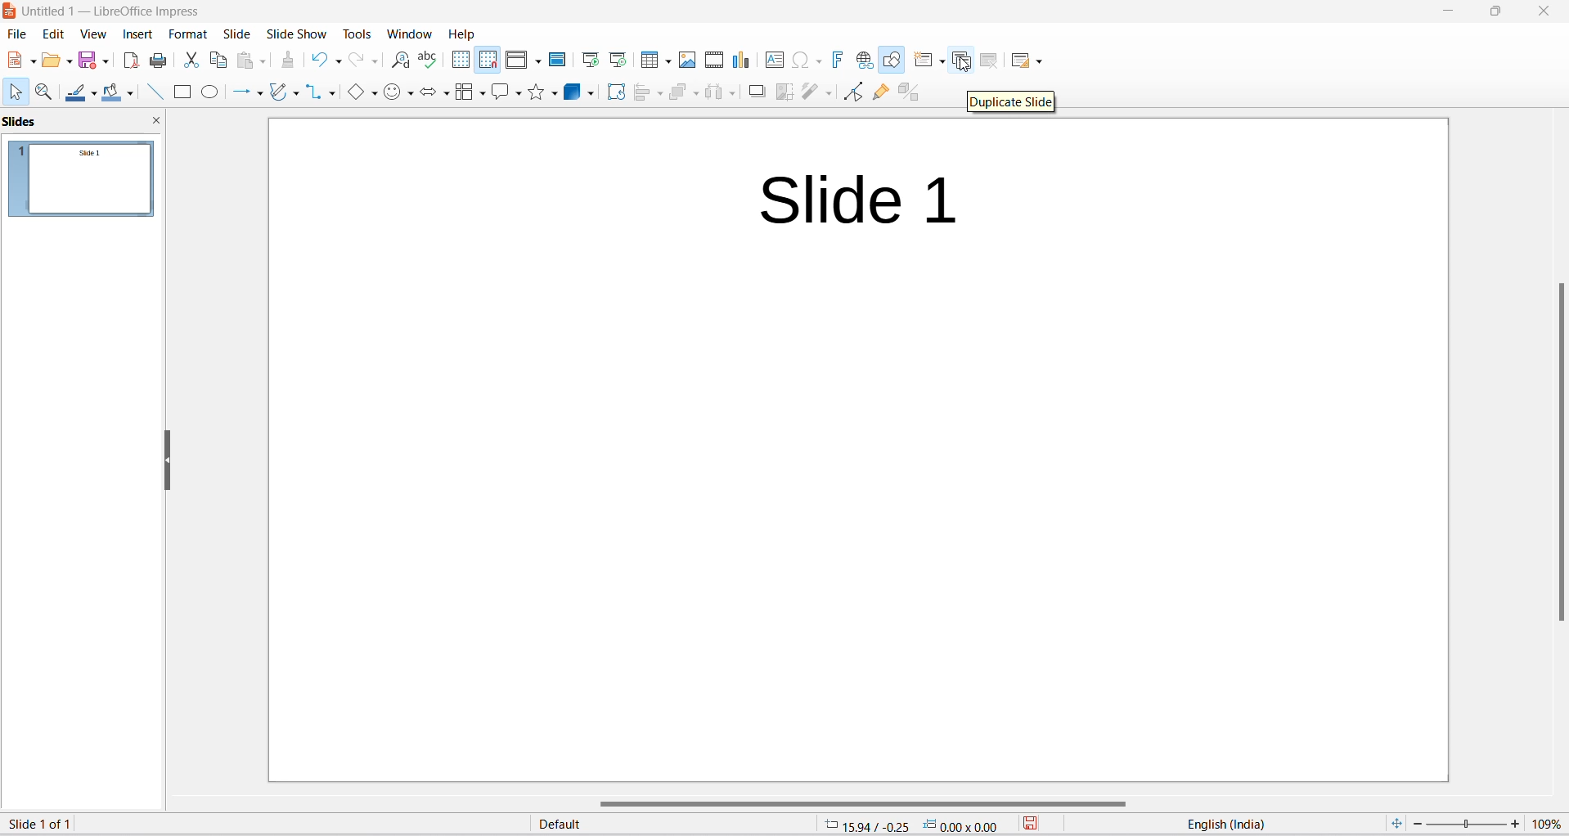  What do you see at coordinates (53, 823) in the screenshot?
I see `slide number` at bounding box center [53, 823].